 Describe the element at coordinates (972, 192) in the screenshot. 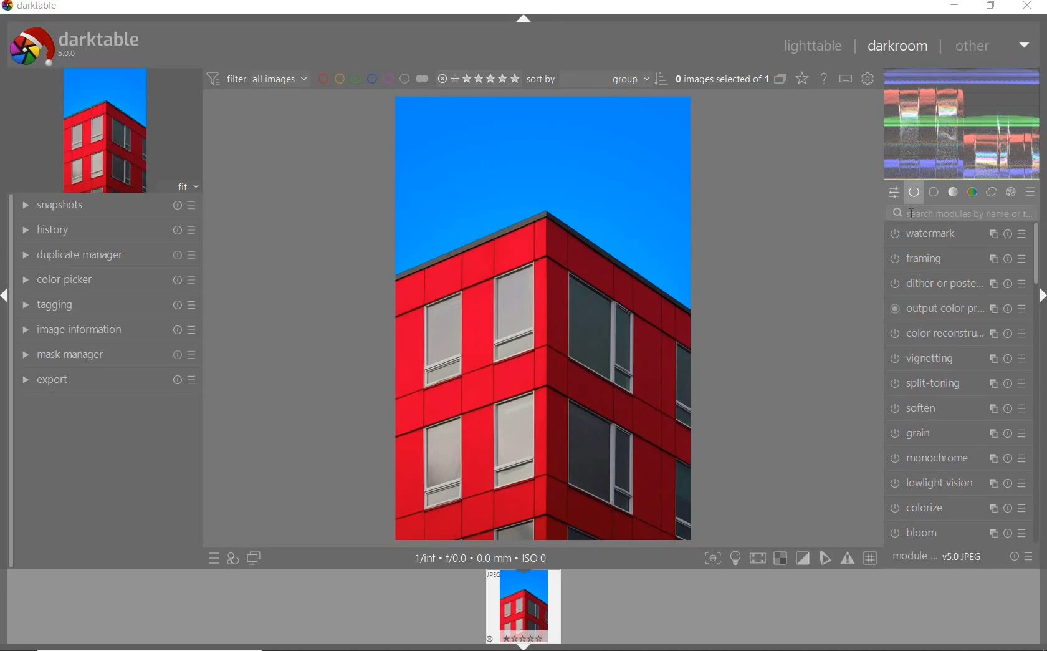

I see `color` at that location.